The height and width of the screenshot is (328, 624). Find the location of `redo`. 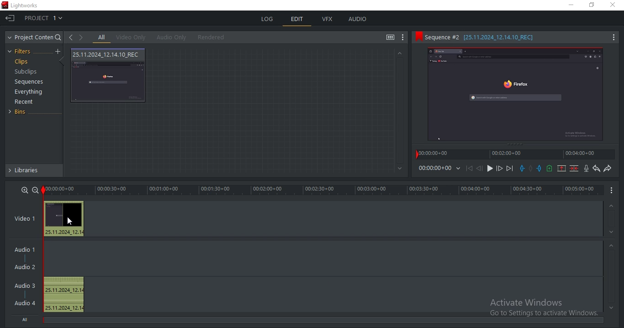

redo is located at coordinates (608, 169).